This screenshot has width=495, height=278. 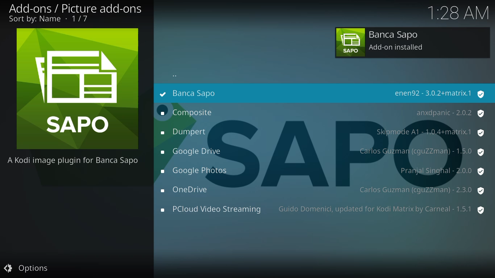 What do you see at coordinates (184, 131) in the screenshot?
I see `dumpert` at bounding box center [184, 131].